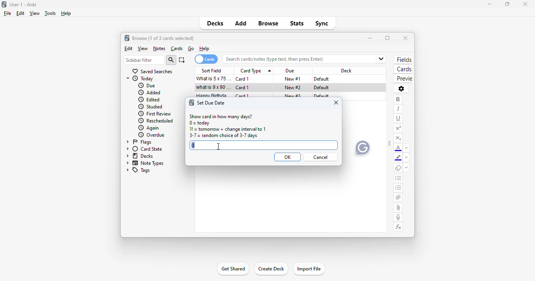 The height and width of the screenshot is (281, 535). Describe the element at coordinates (163, 38) in the screenshot. I see `browse (1 of 3 cards selected)` at that location.